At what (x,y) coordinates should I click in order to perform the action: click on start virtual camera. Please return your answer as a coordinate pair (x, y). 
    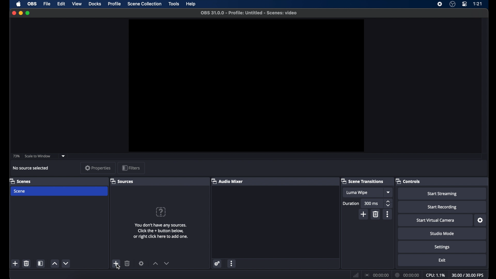
    Looking at the image, I should click on (434, 220).